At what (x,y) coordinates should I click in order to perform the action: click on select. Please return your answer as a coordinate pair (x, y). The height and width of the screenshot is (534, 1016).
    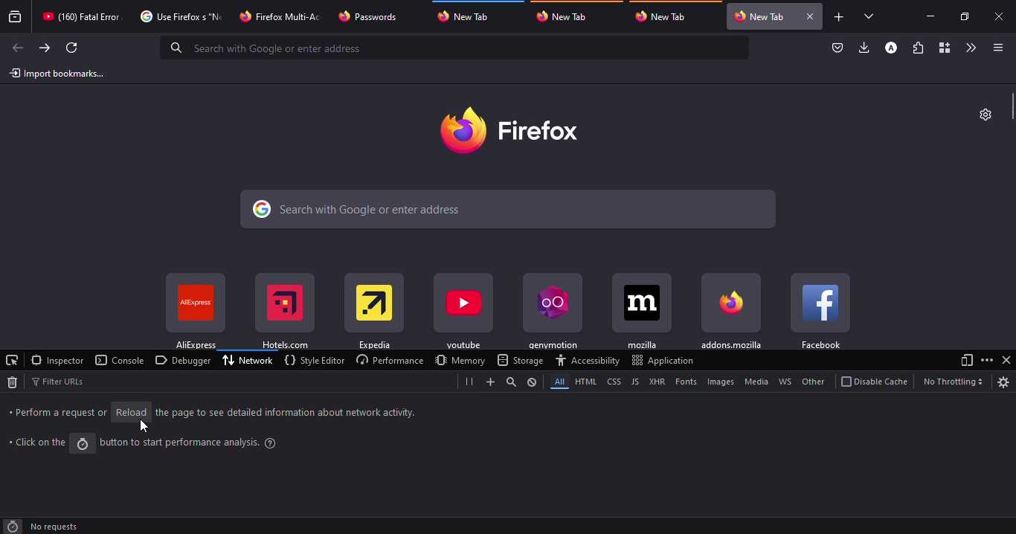
    Looking at the image, I should click on (872, 16).